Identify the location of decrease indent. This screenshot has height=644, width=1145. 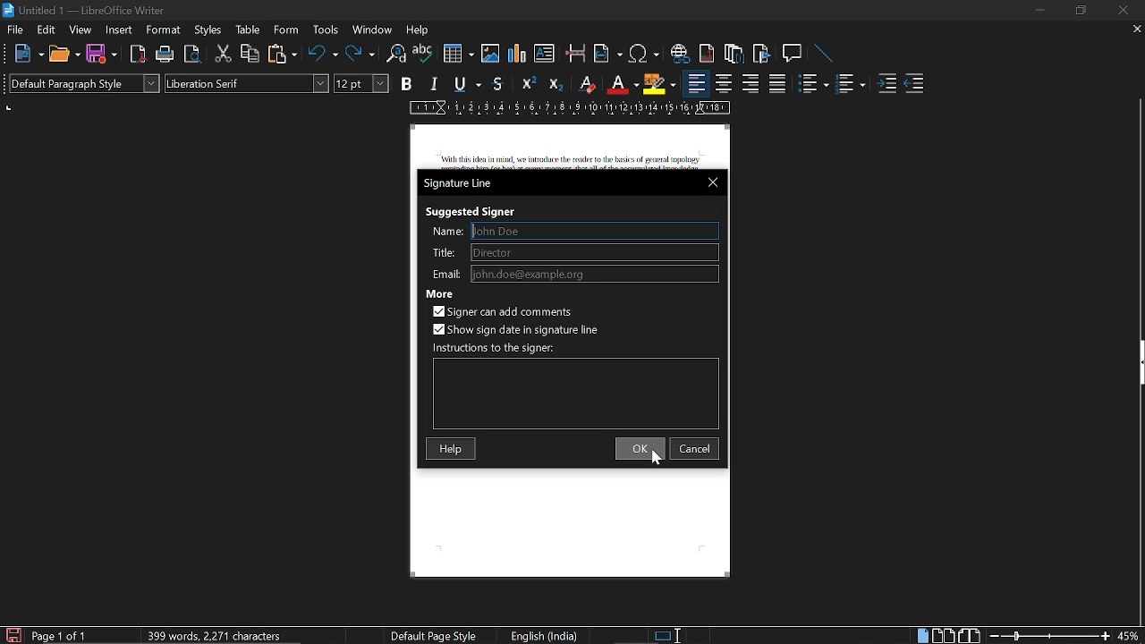
(916, 84).